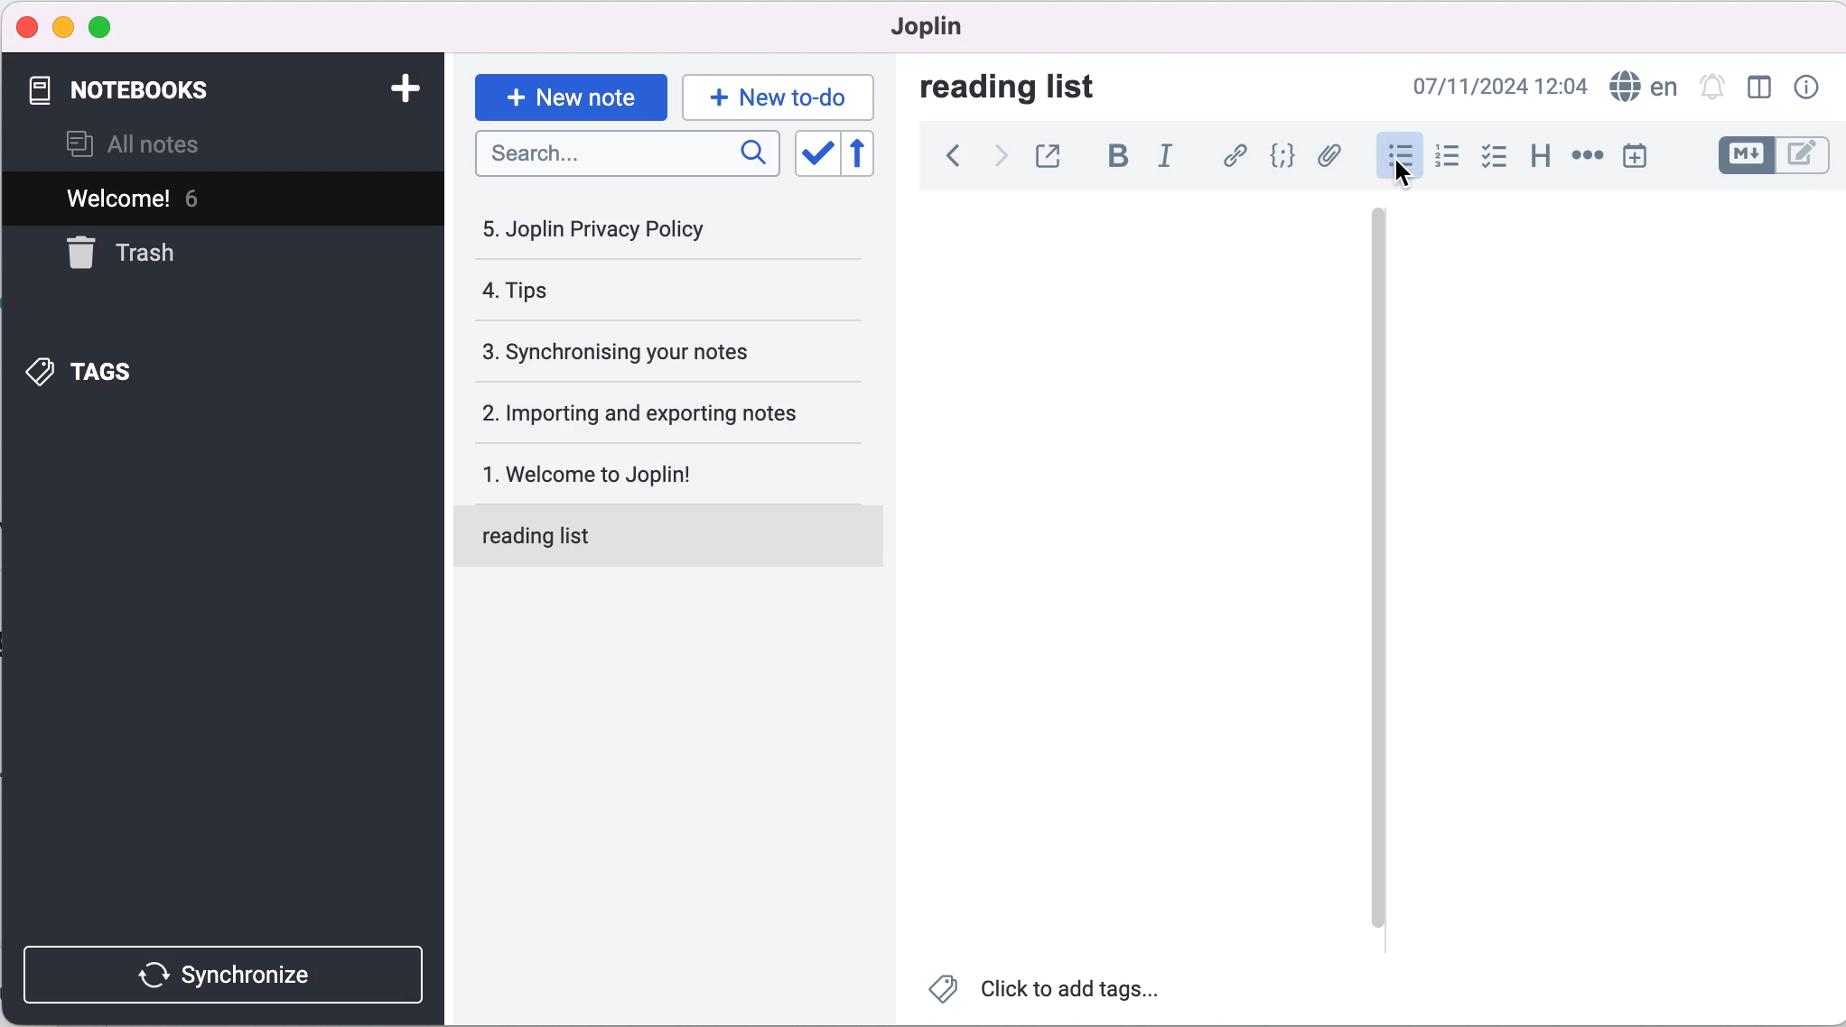 The height and width of the screenshot is (1027, 1846). I want to click on joplin privacy policy, so click(631, 236).